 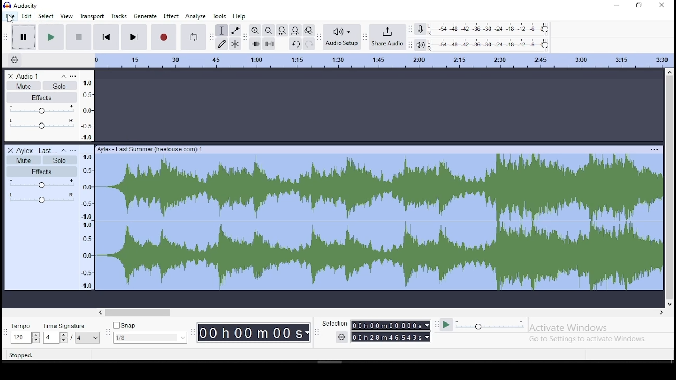 What do you see at coordinates (24, 334) in the screenshot?
I see `tempo` at bounding box center [24, 334].